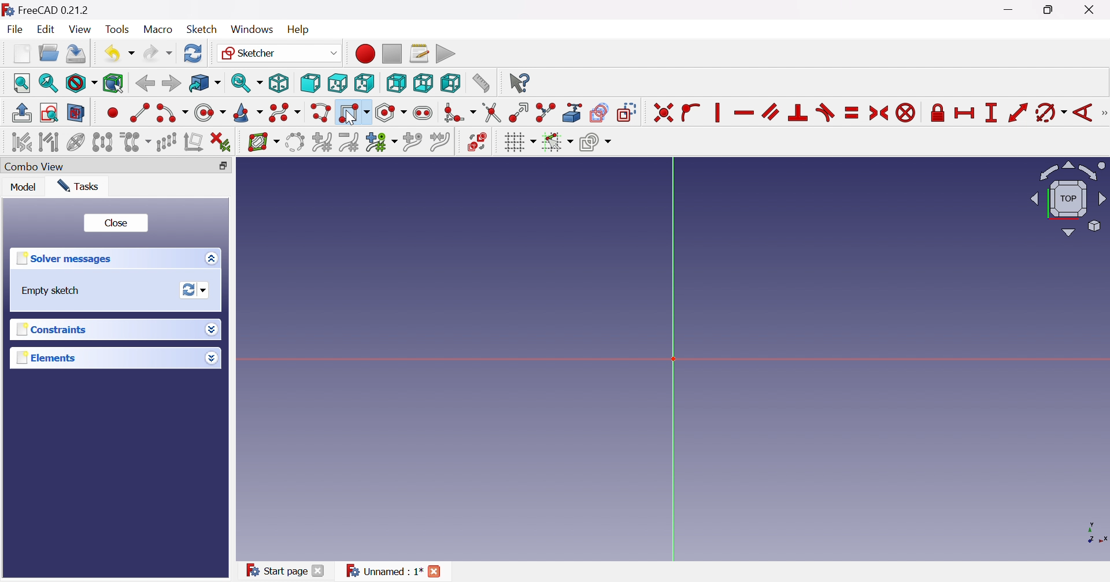  I want to click on Join curves, so click(439, 142).